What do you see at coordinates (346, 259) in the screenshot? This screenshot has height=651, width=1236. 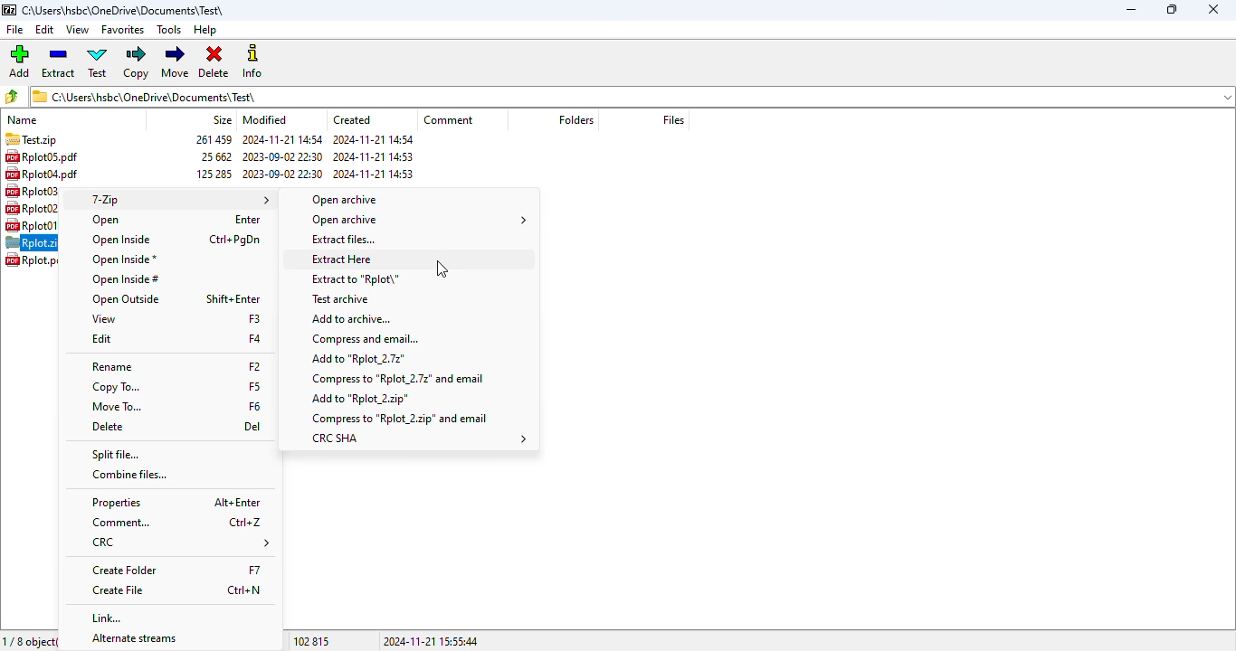 I see `extract here` at bounding box center [346, 259].